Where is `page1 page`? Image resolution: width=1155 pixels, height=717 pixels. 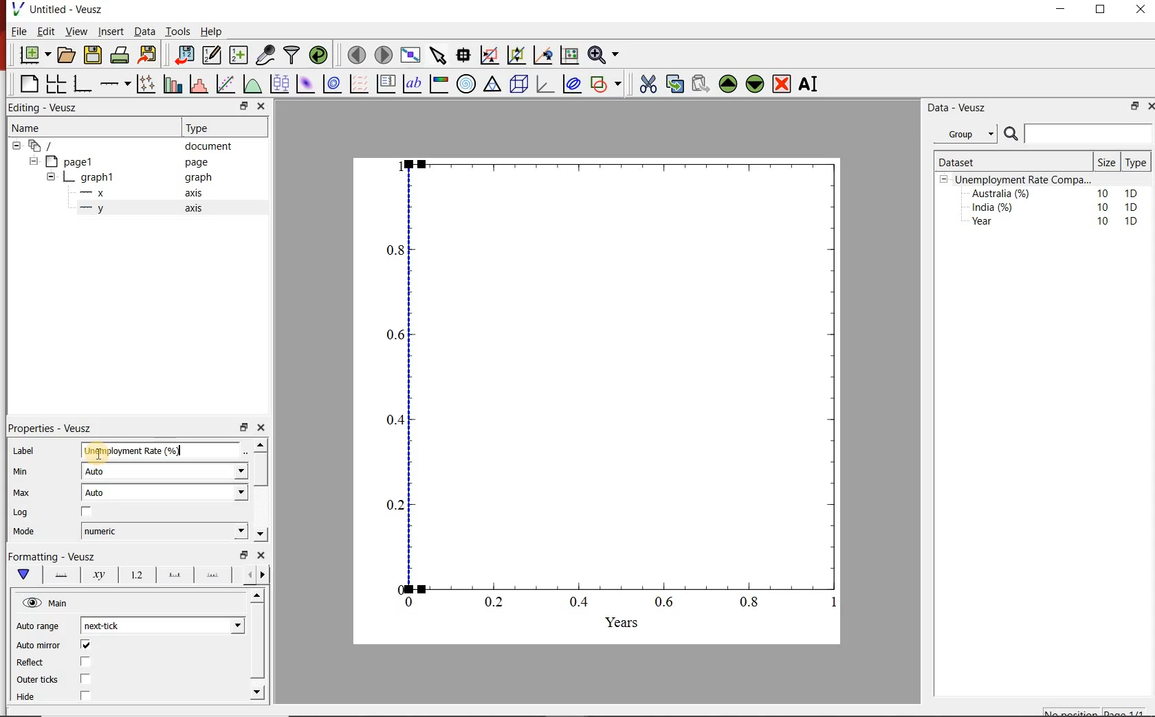
page1 page is located at coordinates (132, 161).